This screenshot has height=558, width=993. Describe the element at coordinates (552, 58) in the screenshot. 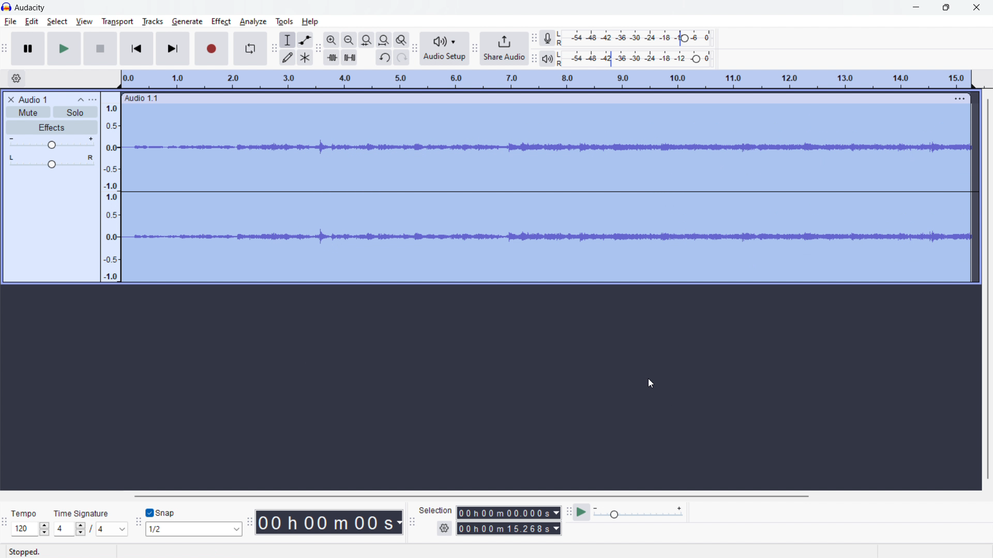

I see `playback meter` at that location.